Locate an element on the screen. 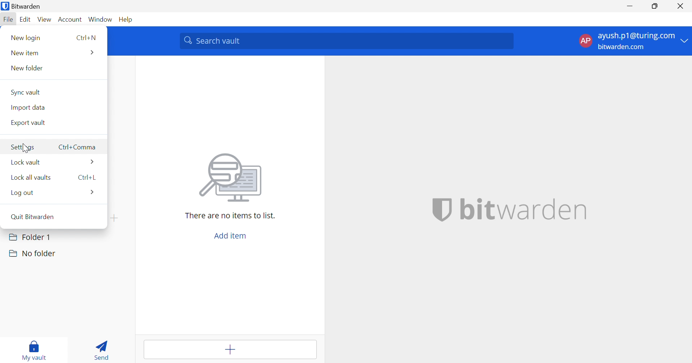 The width and height of the screenshot is (692, 363). Settings is located at coordinates (24, 148).